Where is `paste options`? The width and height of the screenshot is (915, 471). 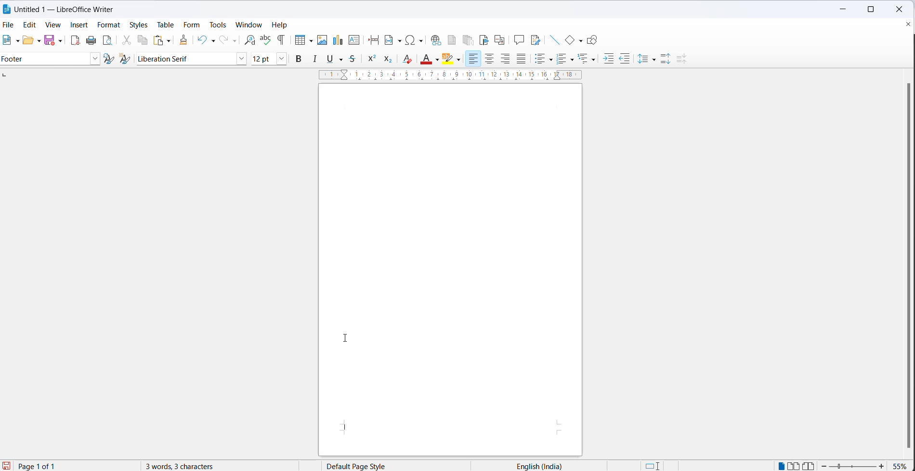 paste options is located at coordinates (157, 39).